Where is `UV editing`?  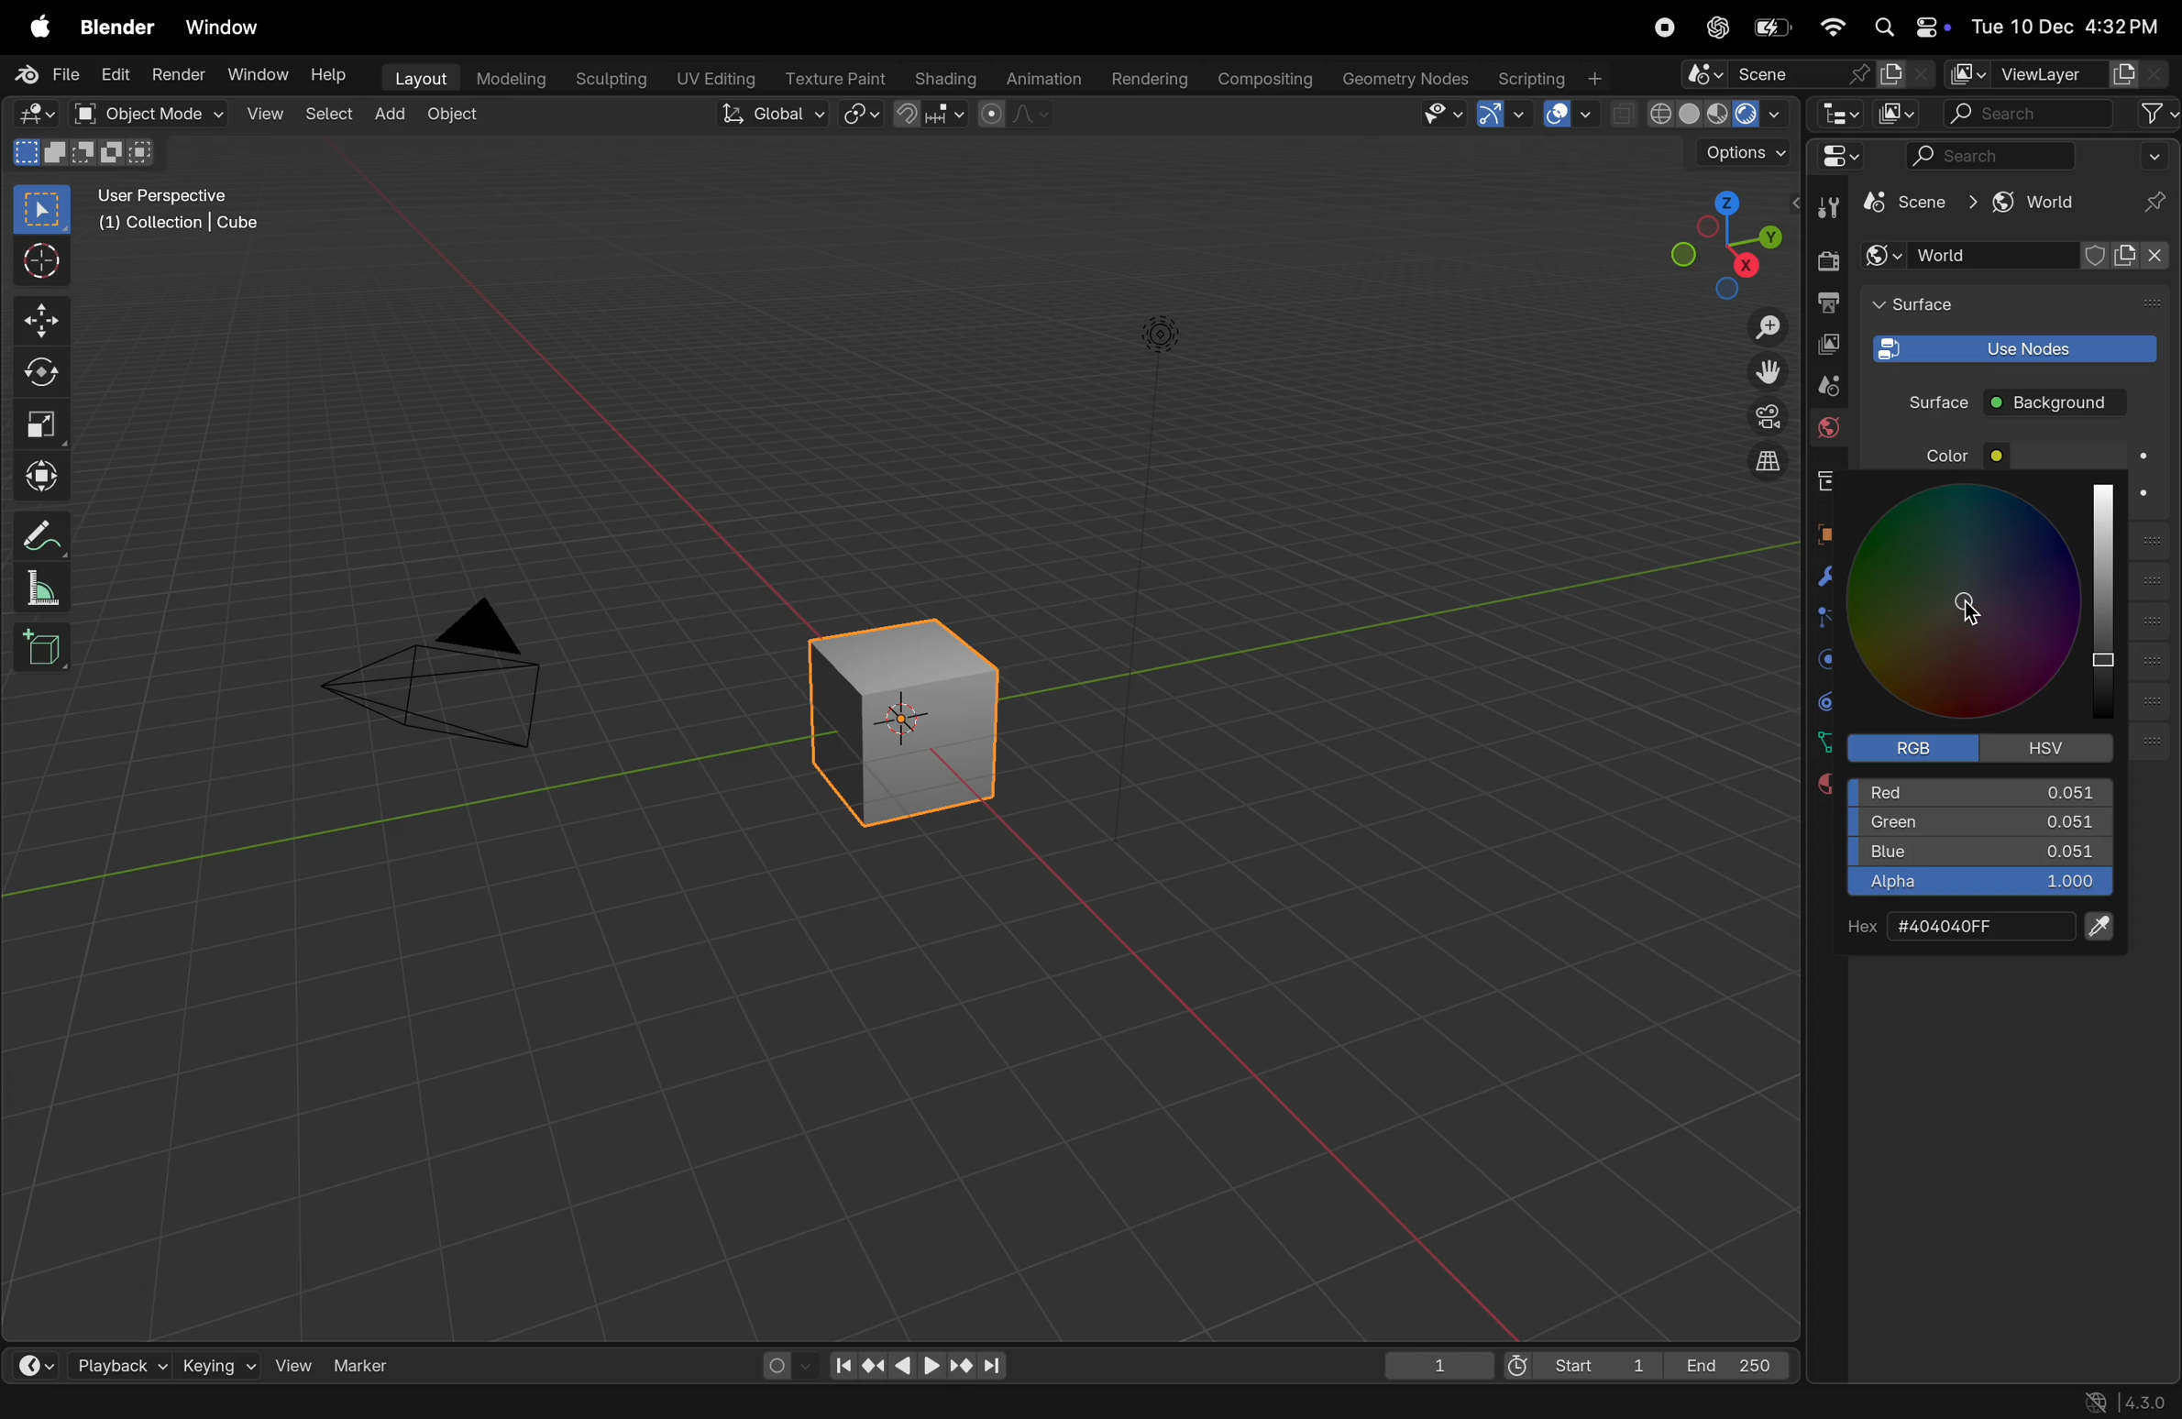
UV editing is located at coordinates (711, 80).